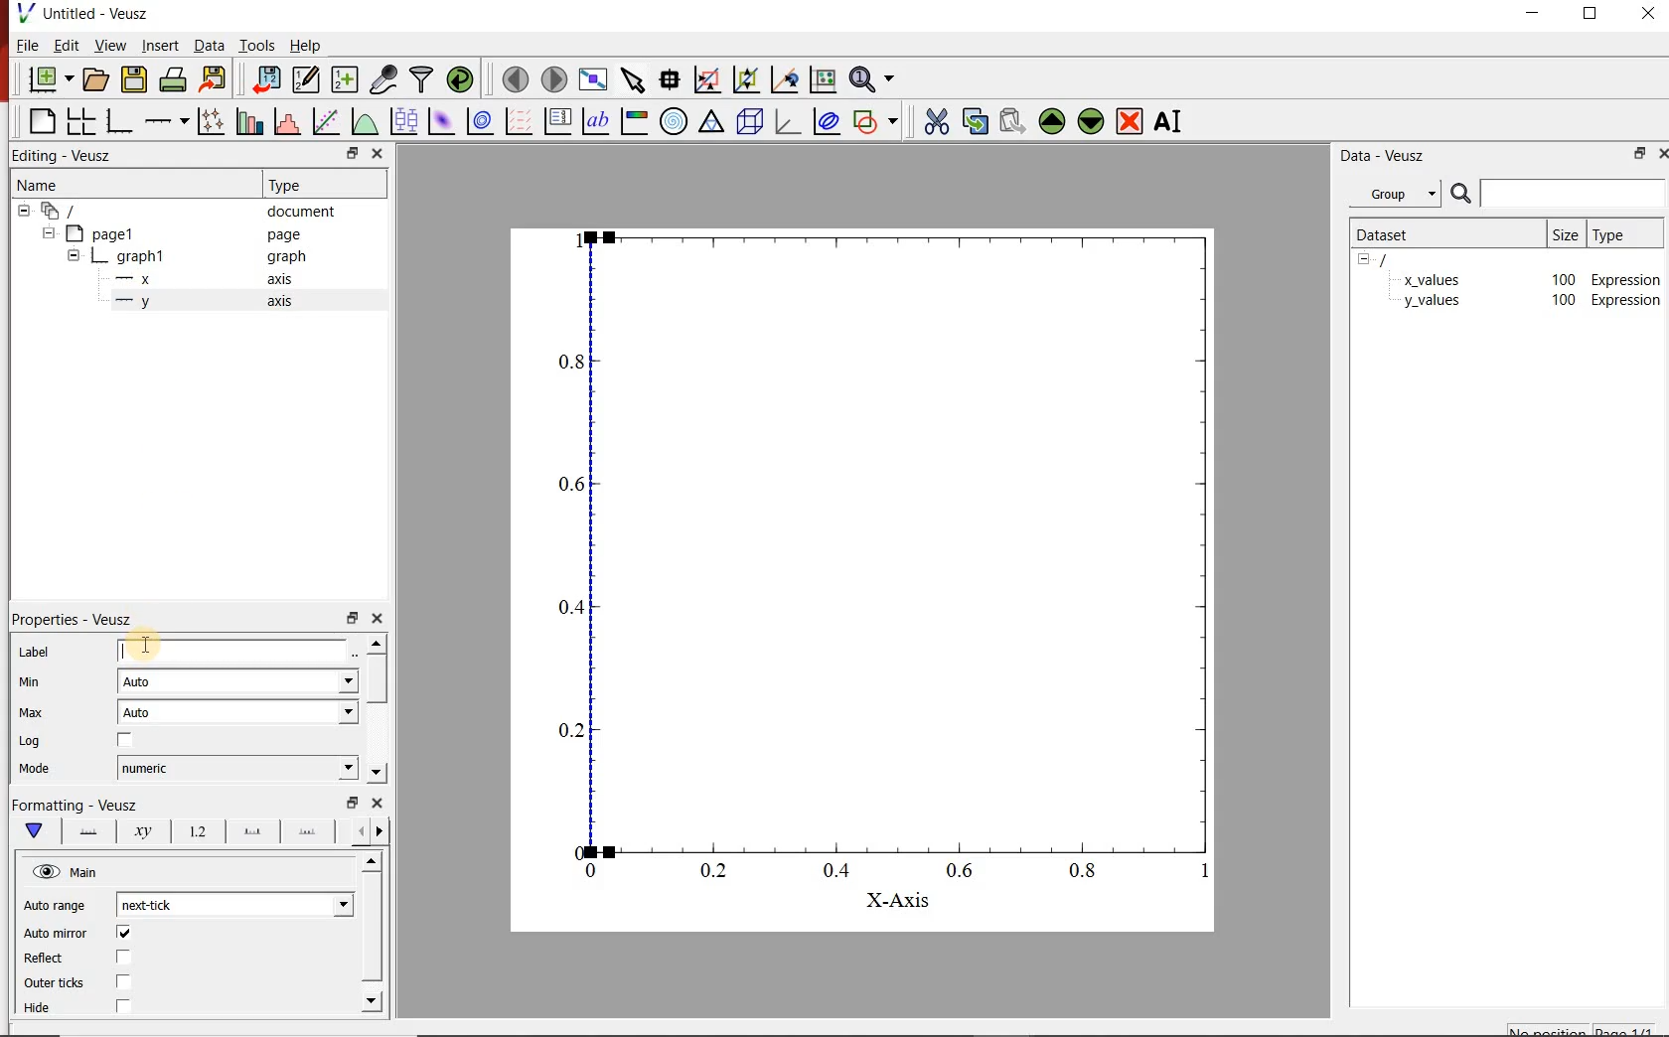  Describe the element at coordinates (1392, 194) in the screenshot. I see `group` at that location.